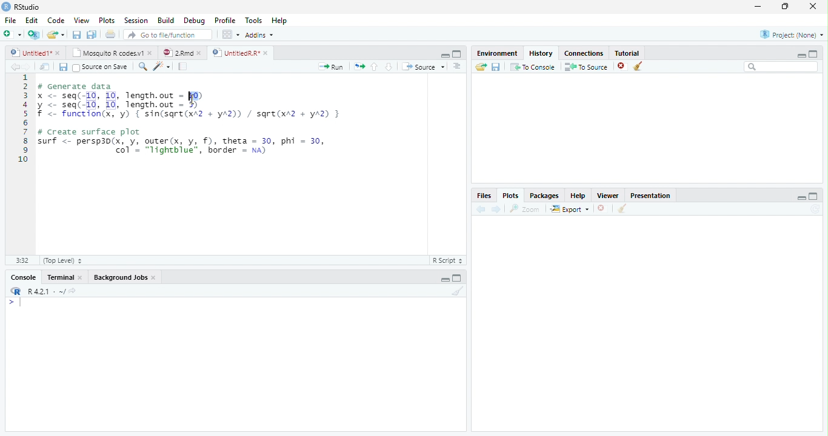 The image size is (828, 436). Describe the element at coordinates (801, 55) in the screenshot. I see `minimize` at that location.